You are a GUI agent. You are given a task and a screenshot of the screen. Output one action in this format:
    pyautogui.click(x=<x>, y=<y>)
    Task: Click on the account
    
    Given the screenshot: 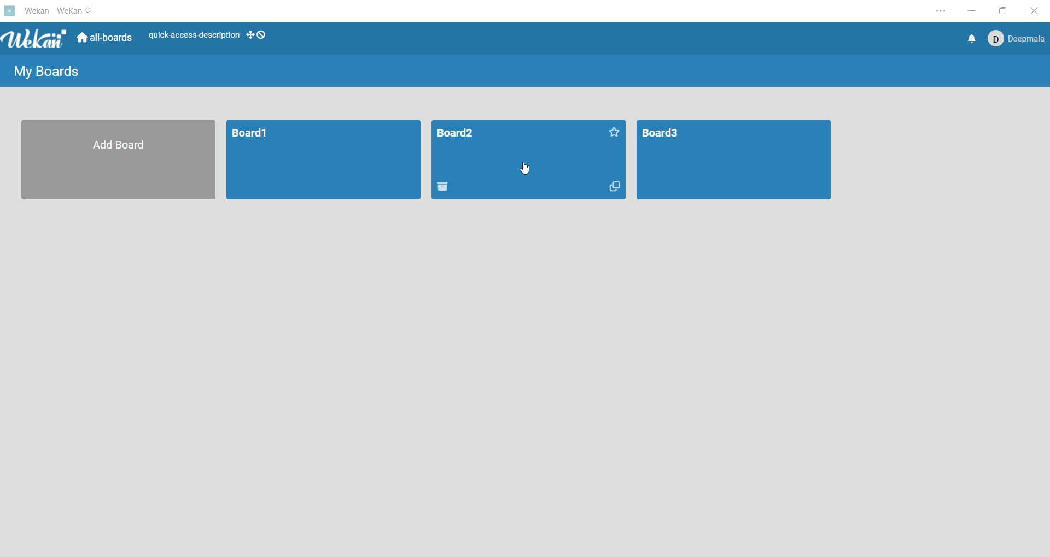 What is the action you would take?
    pyautogui.click(x=1014, y=39)
    